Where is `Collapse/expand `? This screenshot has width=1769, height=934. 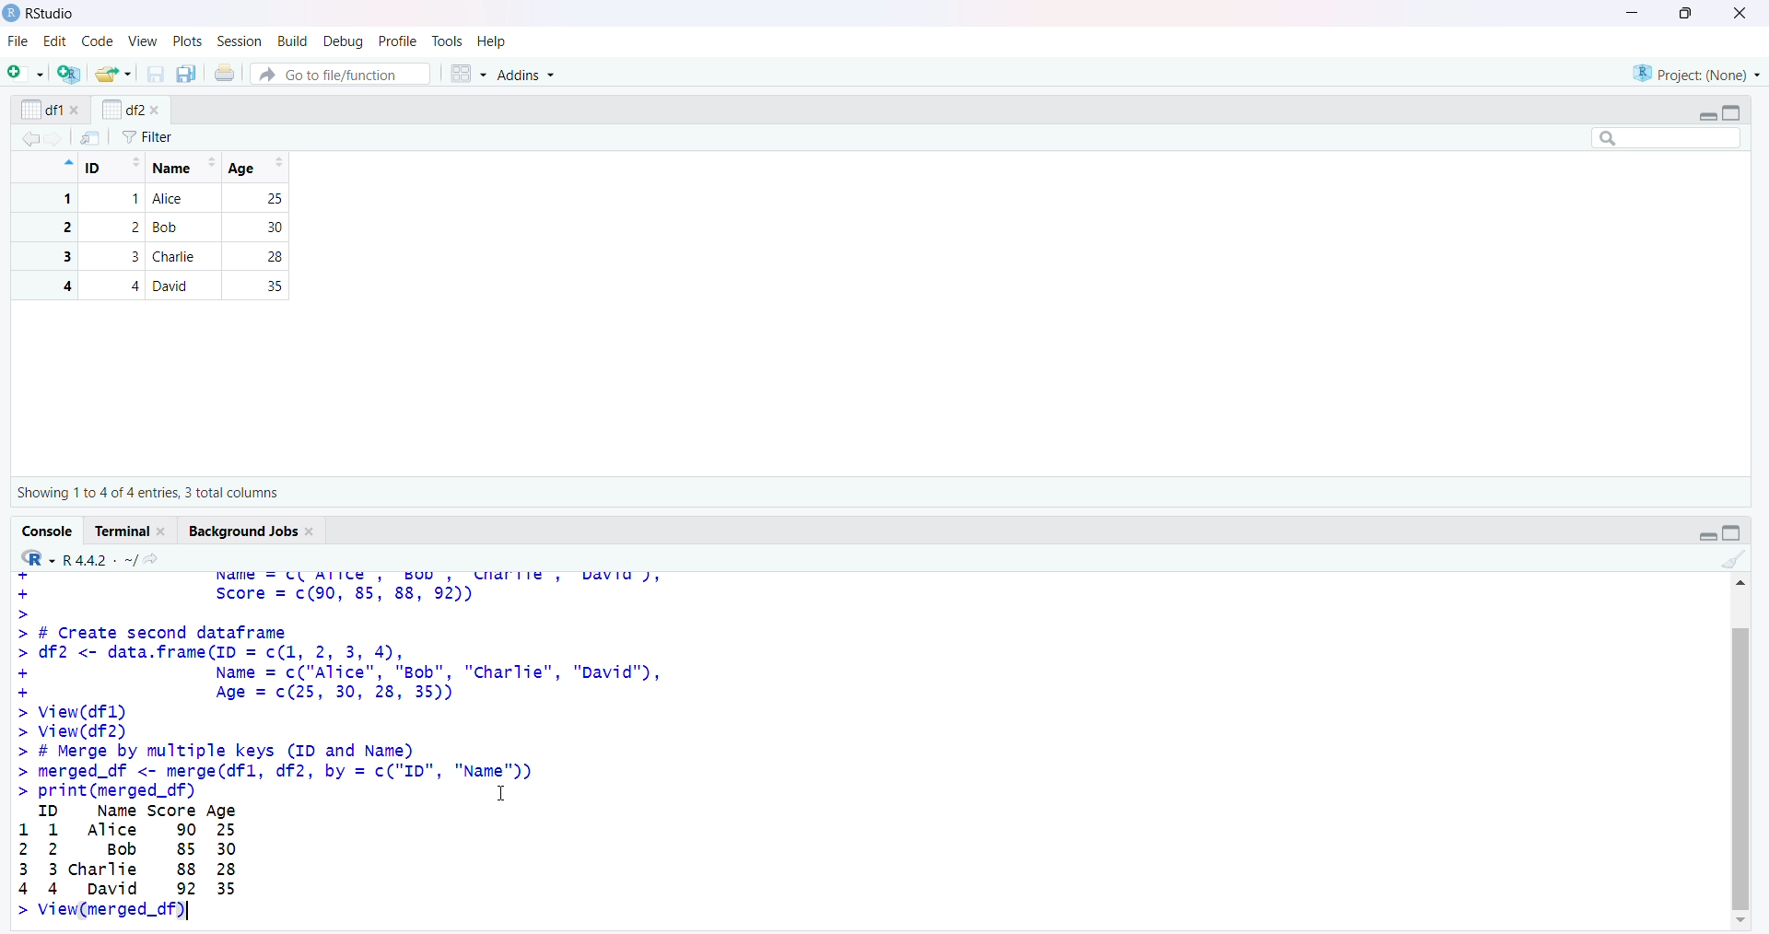
Collapse/expand  is located at coordinates (1707, 536).